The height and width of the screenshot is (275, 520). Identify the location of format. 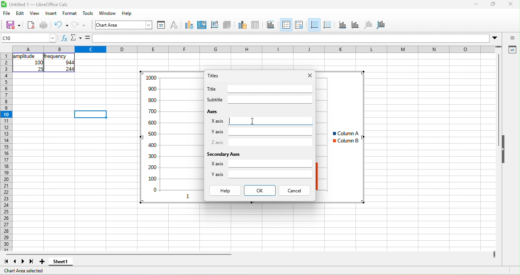
(70, 13).